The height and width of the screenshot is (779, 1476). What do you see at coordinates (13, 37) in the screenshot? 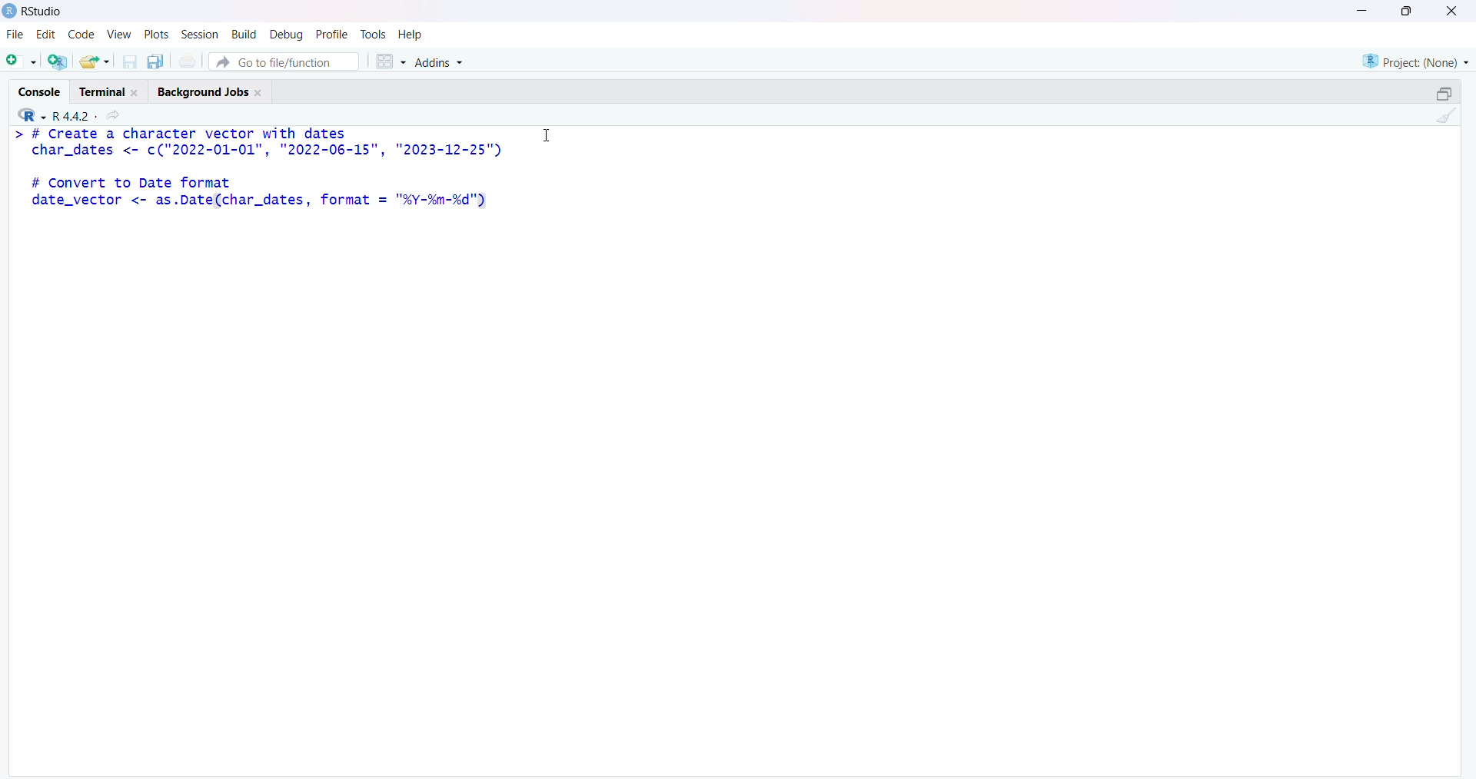
I see `File` at bounding box center [13, 37].